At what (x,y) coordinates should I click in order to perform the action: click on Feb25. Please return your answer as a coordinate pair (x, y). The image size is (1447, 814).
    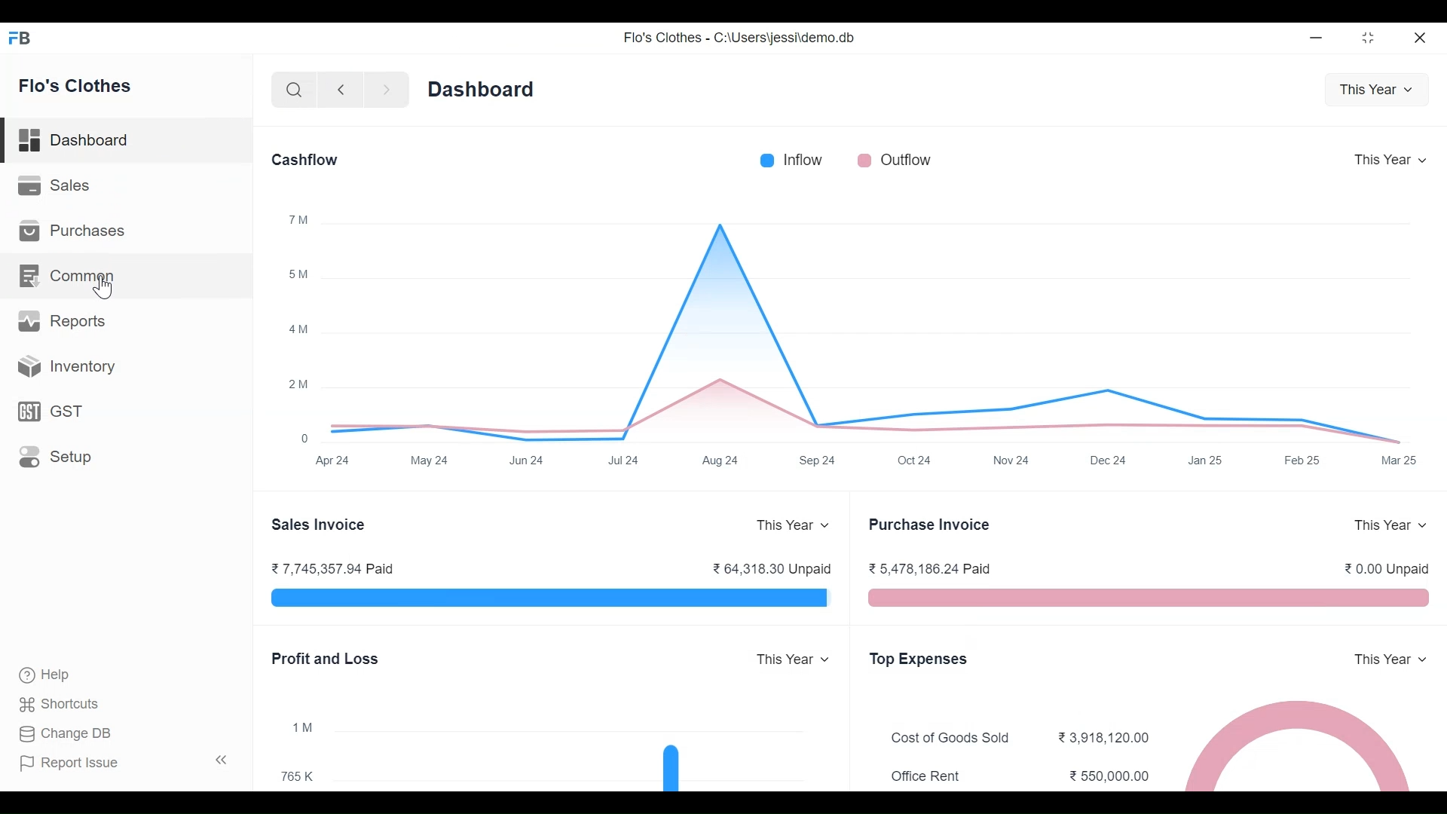
    Looking at the image, I should click on (1302, 460).